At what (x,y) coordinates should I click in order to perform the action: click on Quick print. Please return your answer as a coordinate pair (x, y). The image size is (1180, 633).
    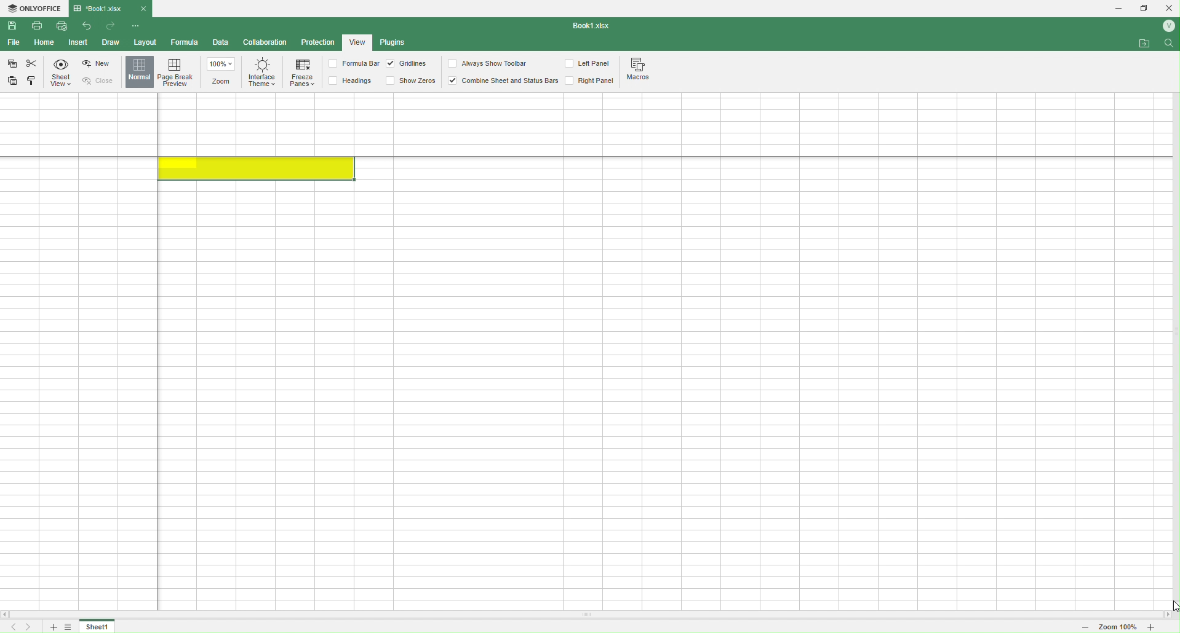
    Looking at the image, I should click on (61, 26).